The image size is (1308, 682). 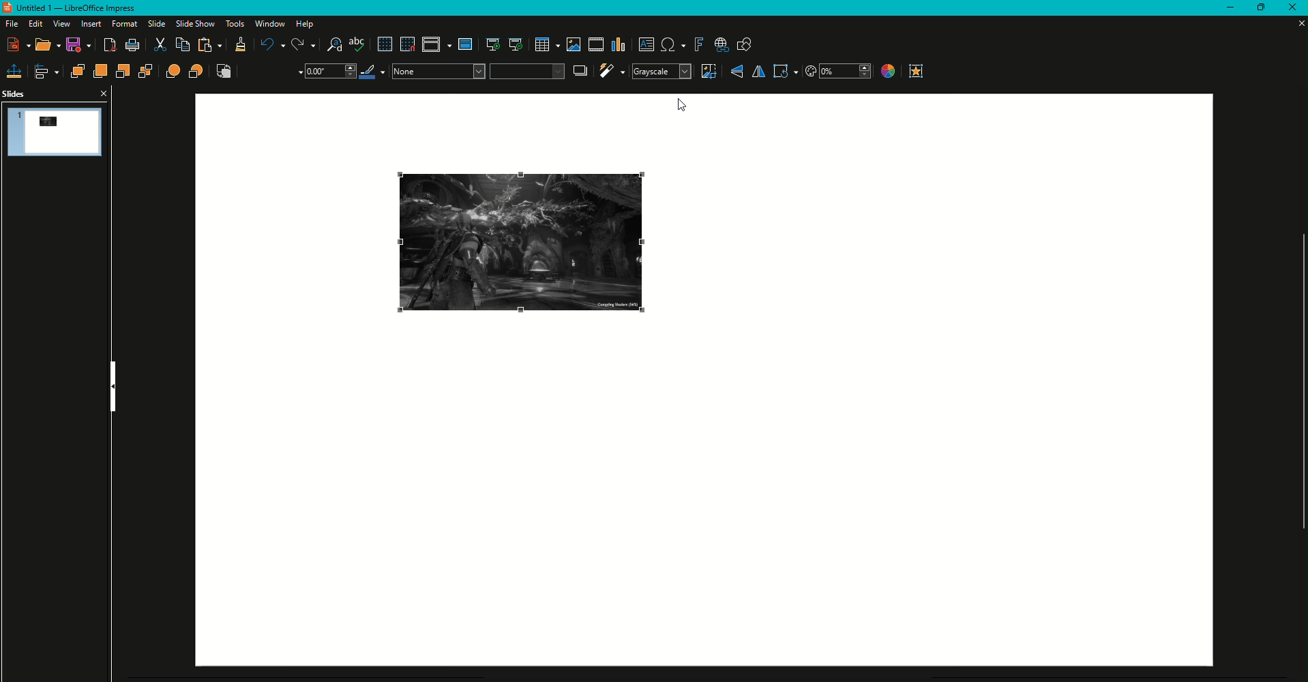 I want to click on Slide Show, so click(x=194, y=23).